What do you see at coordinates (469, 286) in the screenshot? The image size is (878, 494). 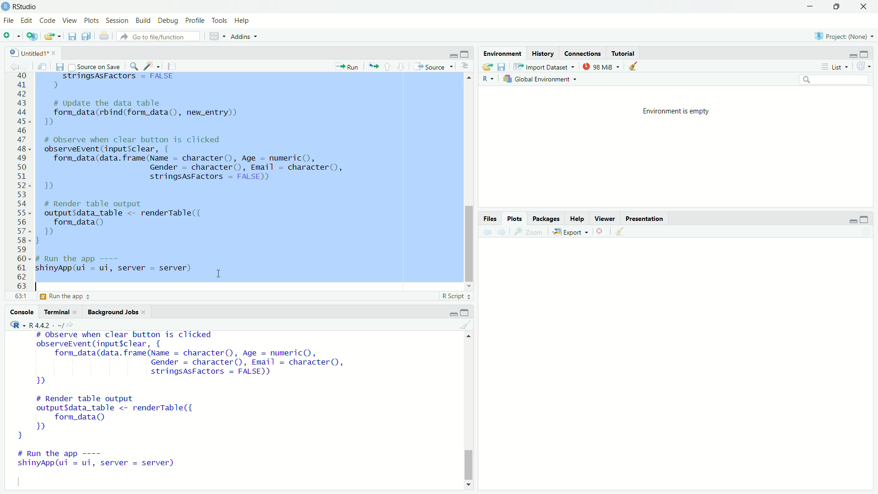 I see `move down` at bounding box center [469, 286].